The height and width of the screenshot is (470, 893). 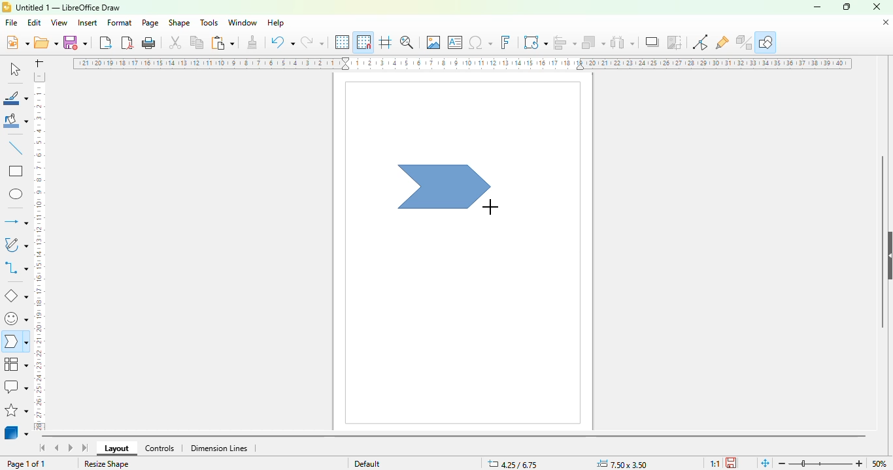 What do you see at coordinates (150, 23) in the screenshot?
I see `page` at bounding box center [150, 23].